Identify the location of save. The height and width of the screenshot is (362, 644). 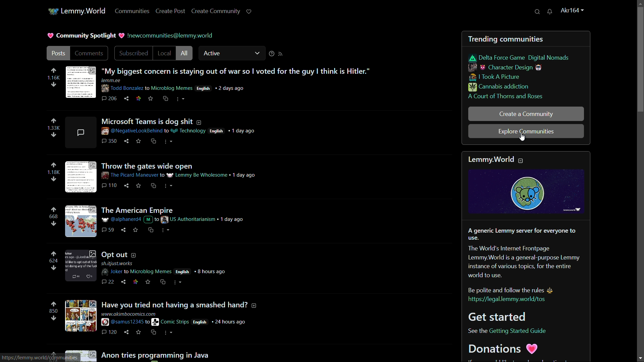
(139, 186).